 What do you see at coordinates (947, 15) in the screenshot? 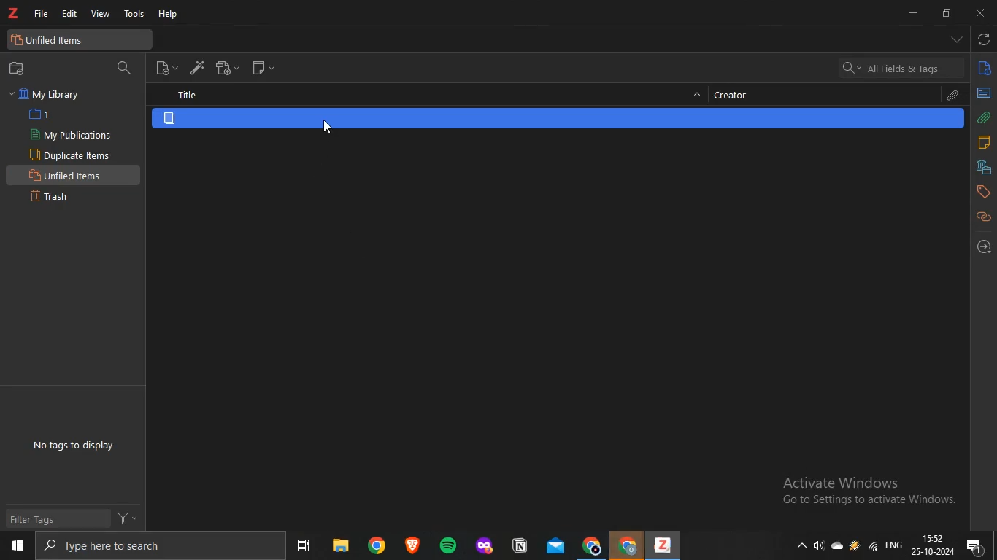
I see `restore down` at bounding box center [947, 15].